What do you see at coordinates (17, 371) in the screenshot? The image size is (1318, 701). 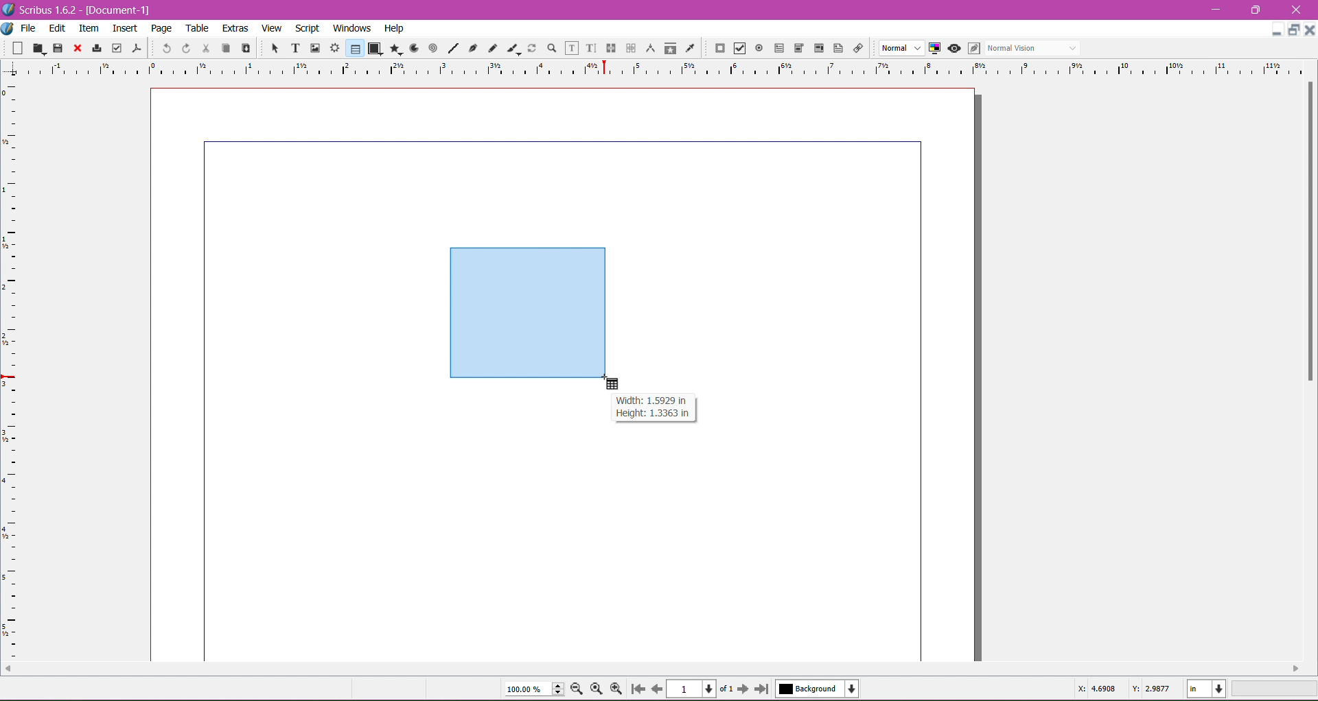 I see `Grid` at bounding box center [17, 371].